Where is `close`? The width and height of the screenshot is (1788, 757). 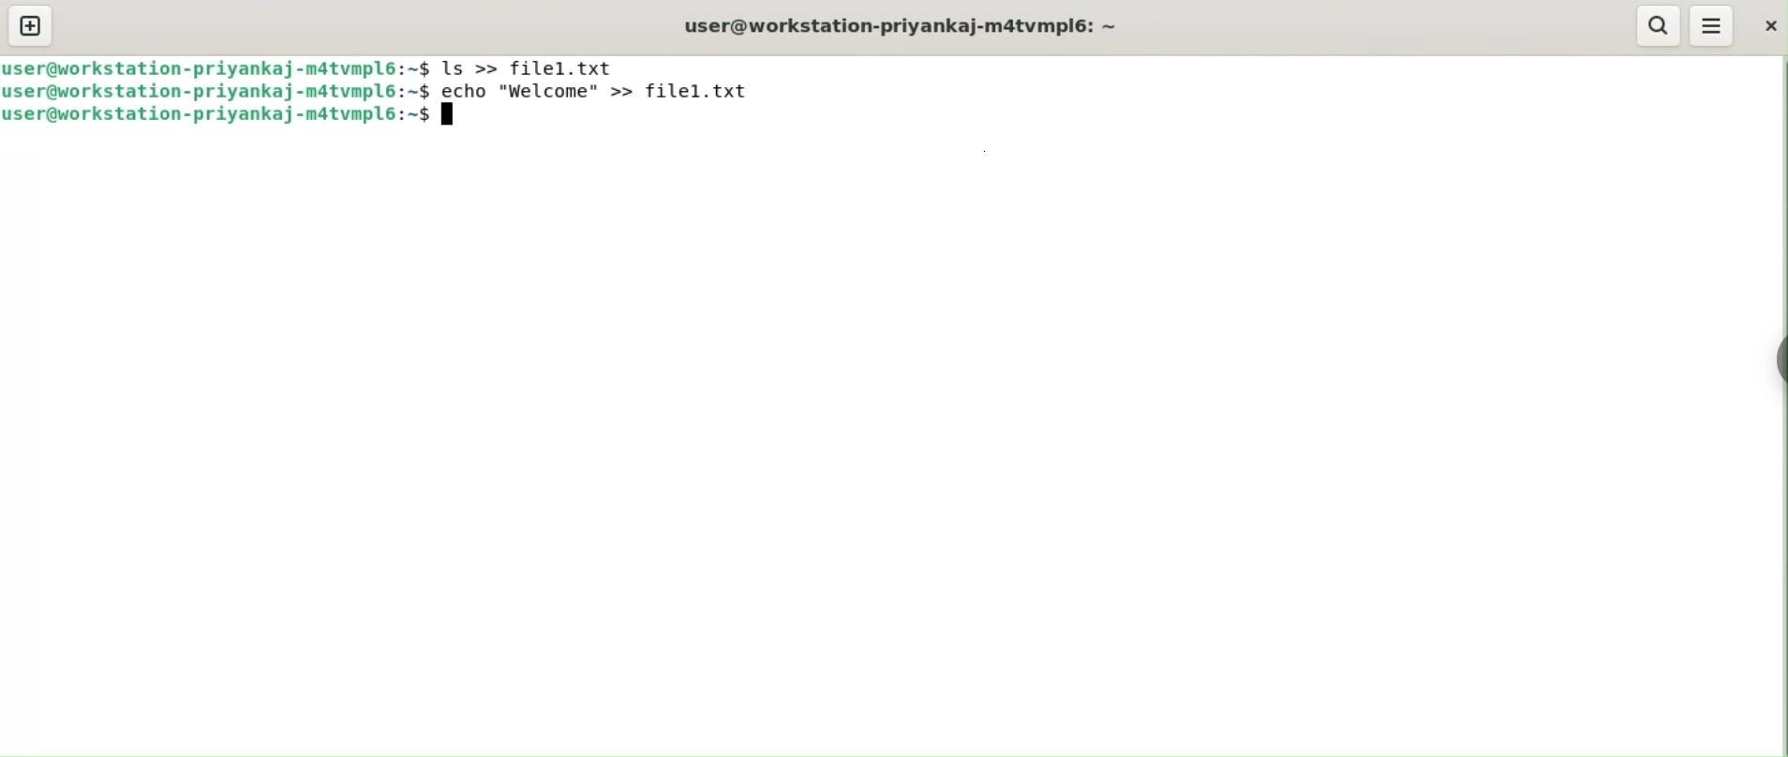 close is located at coordinates (1770, 30).